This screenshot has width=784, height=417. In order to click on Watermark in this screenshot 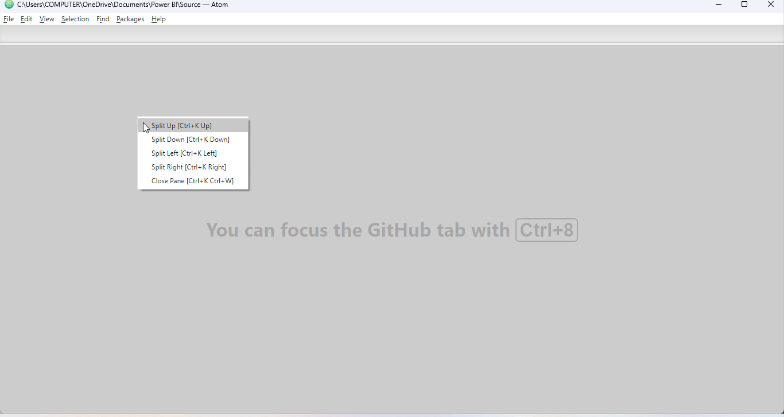, I will do `click(395, 231)`.